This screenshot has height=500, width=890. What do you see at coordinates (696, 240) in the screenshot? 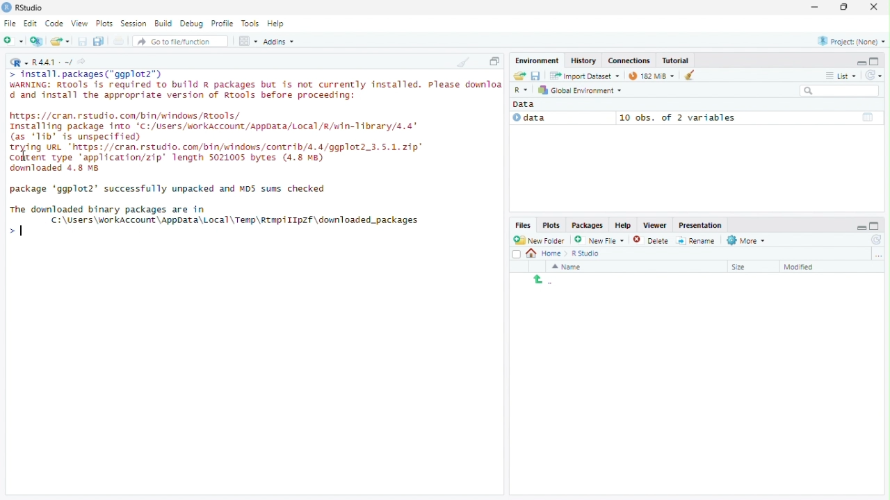
I see `Rename selected file/folder` at bounding box center [696, 240].